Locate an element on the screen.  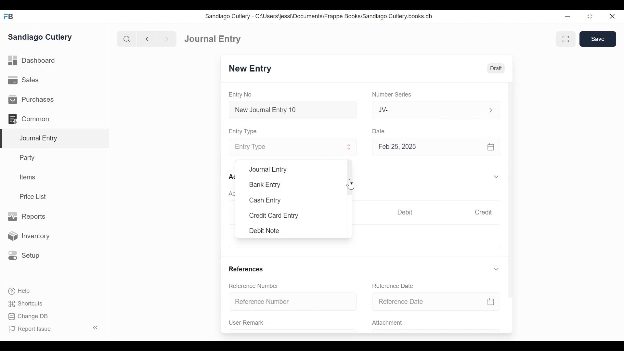
JV- is located at coordinates (428, 110).